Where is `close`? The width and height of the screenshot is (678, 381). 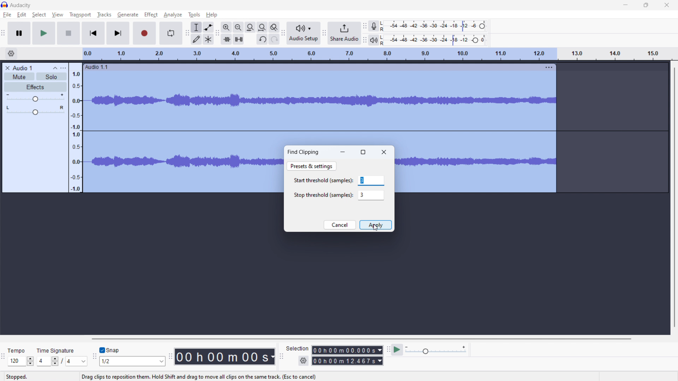 close is located at coordinates (384, 152).